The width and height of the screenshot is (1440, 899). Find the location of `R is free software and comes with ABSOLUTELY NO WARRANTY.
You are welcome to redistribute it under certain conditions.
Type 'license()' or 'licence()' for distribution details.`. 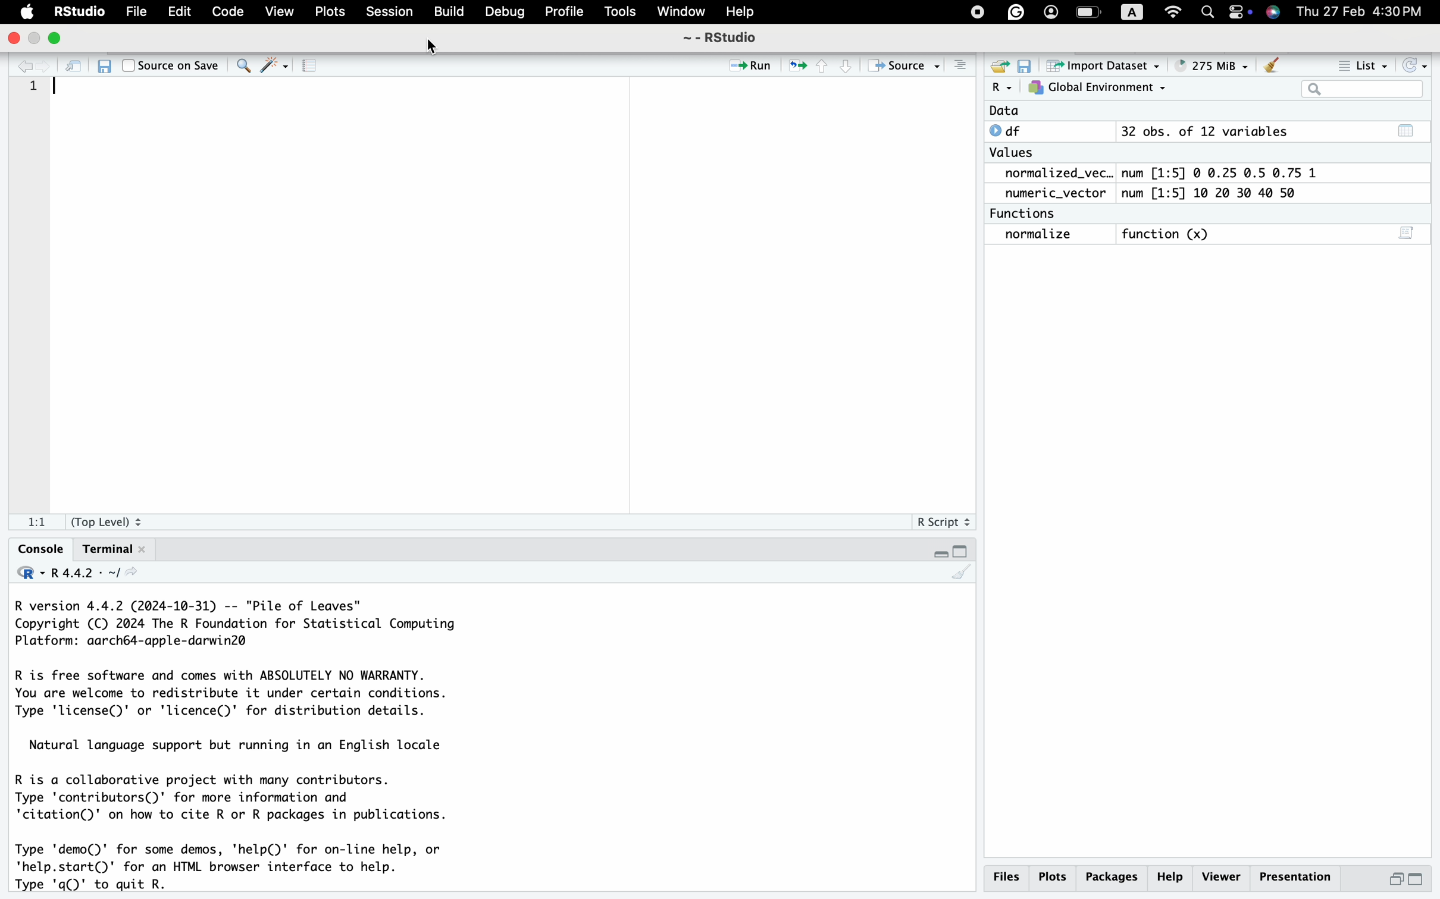

R is free software and comes with ABSOLUTELY NO WARRANTY.
You are welcome to redistribute it under certain conditions.
Type 'license()' or 'licence()' for distribution details. is located at coordinates (259, 696).